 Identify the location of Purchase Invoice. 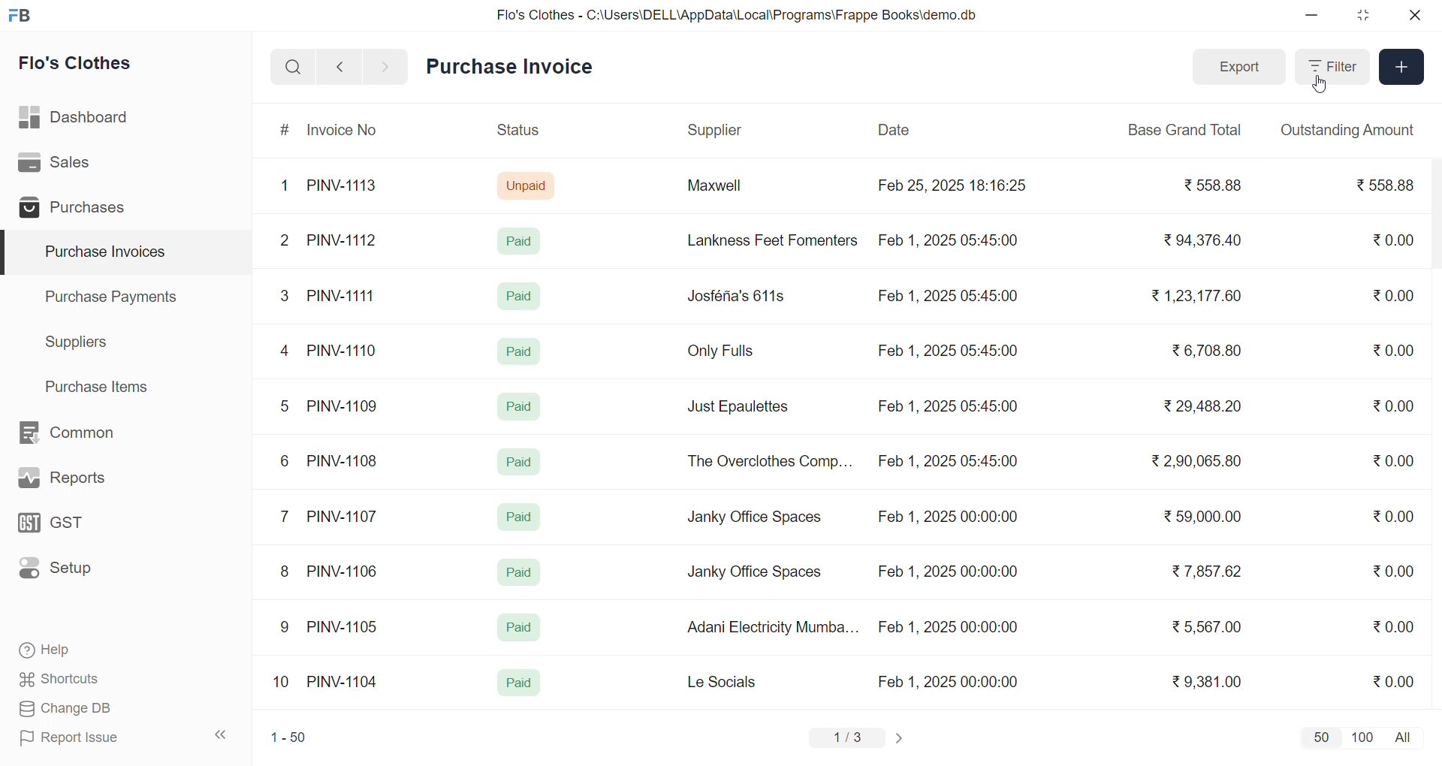
(514, 67).